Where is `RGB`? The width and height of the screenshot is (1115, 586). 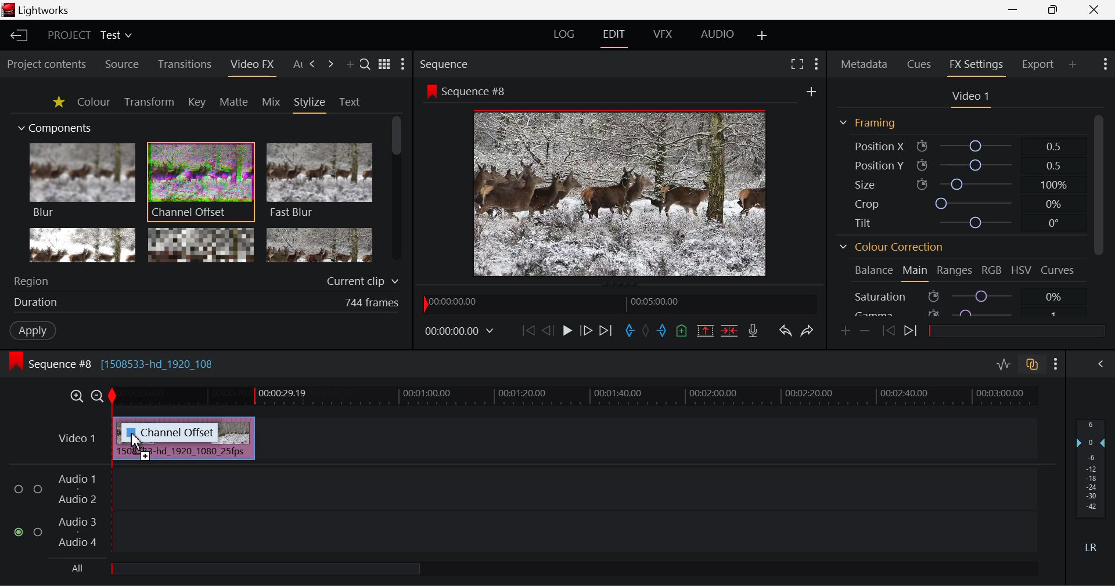
RGB is located at coordinates (992, 270).